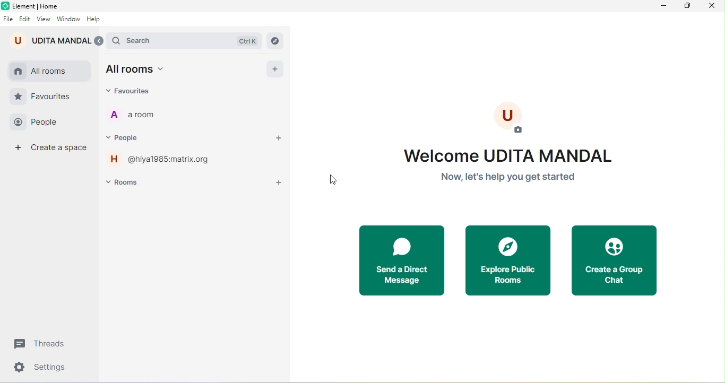 This screenshot has width=725, height=383. Describe the element at coordinates (8, 19) in the screenshot. I see `file` at that location.